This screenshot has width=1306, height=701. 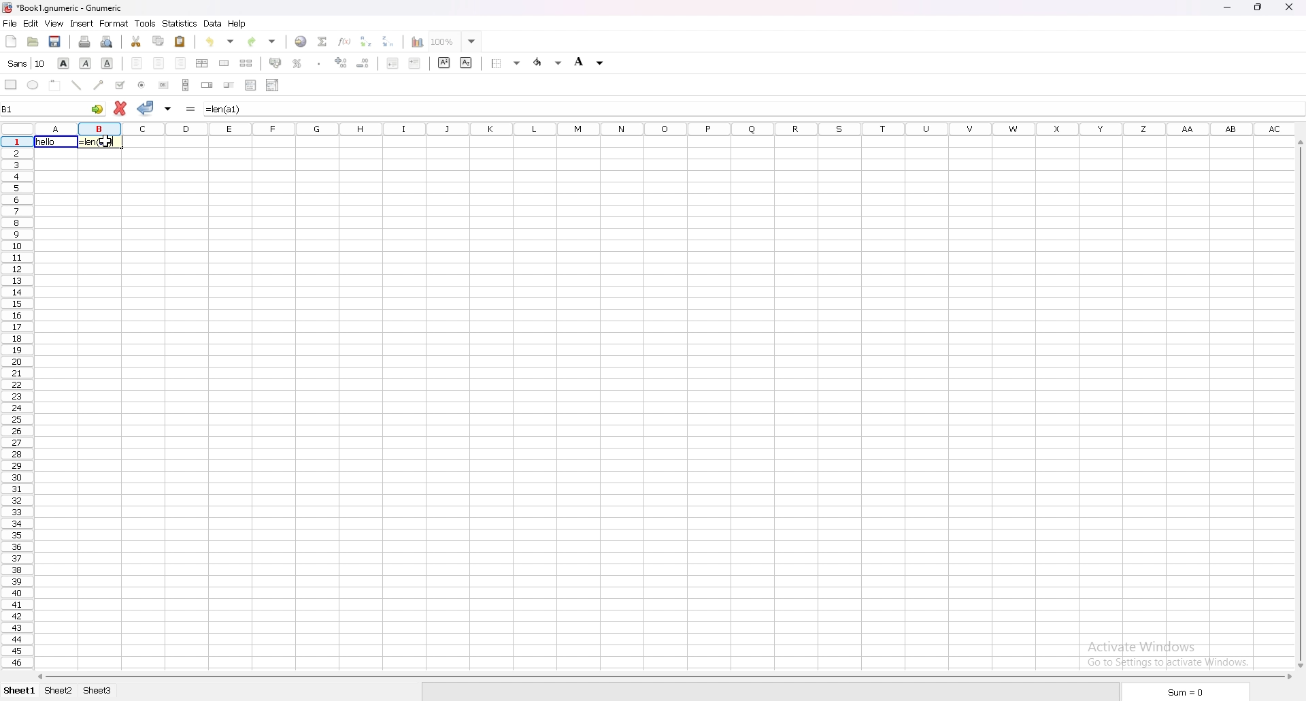 What do you see at coordinates (212, 24) in the screenshot?
I see `data` at bounding box center [212, 24].